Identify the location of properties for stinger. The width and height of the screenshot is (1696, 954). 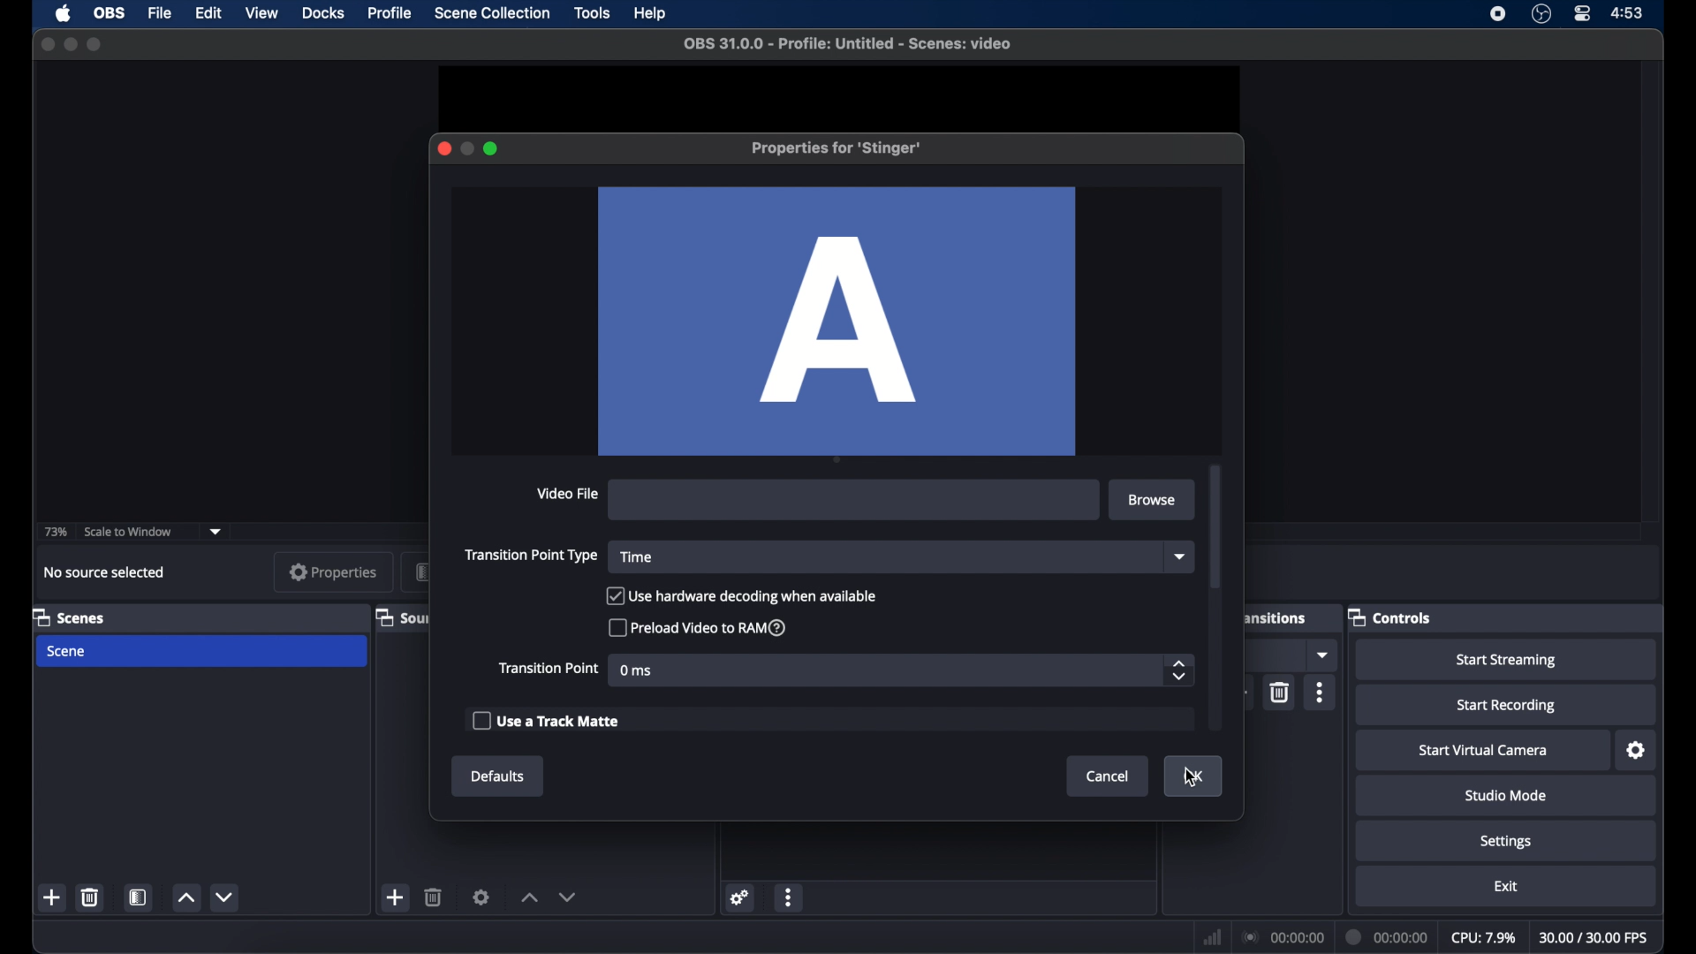
(838, 148).